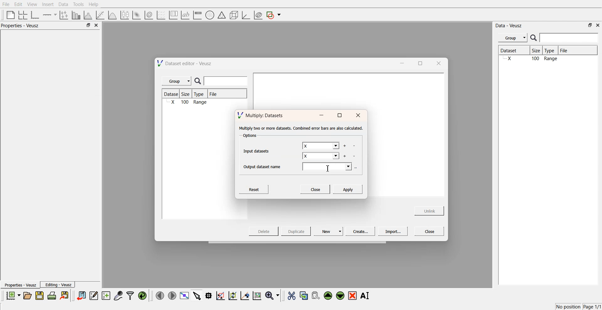 Image resolution: width=602 pixels, height=310 pixels. I want to click on ternary shapes, so click(221, 16).